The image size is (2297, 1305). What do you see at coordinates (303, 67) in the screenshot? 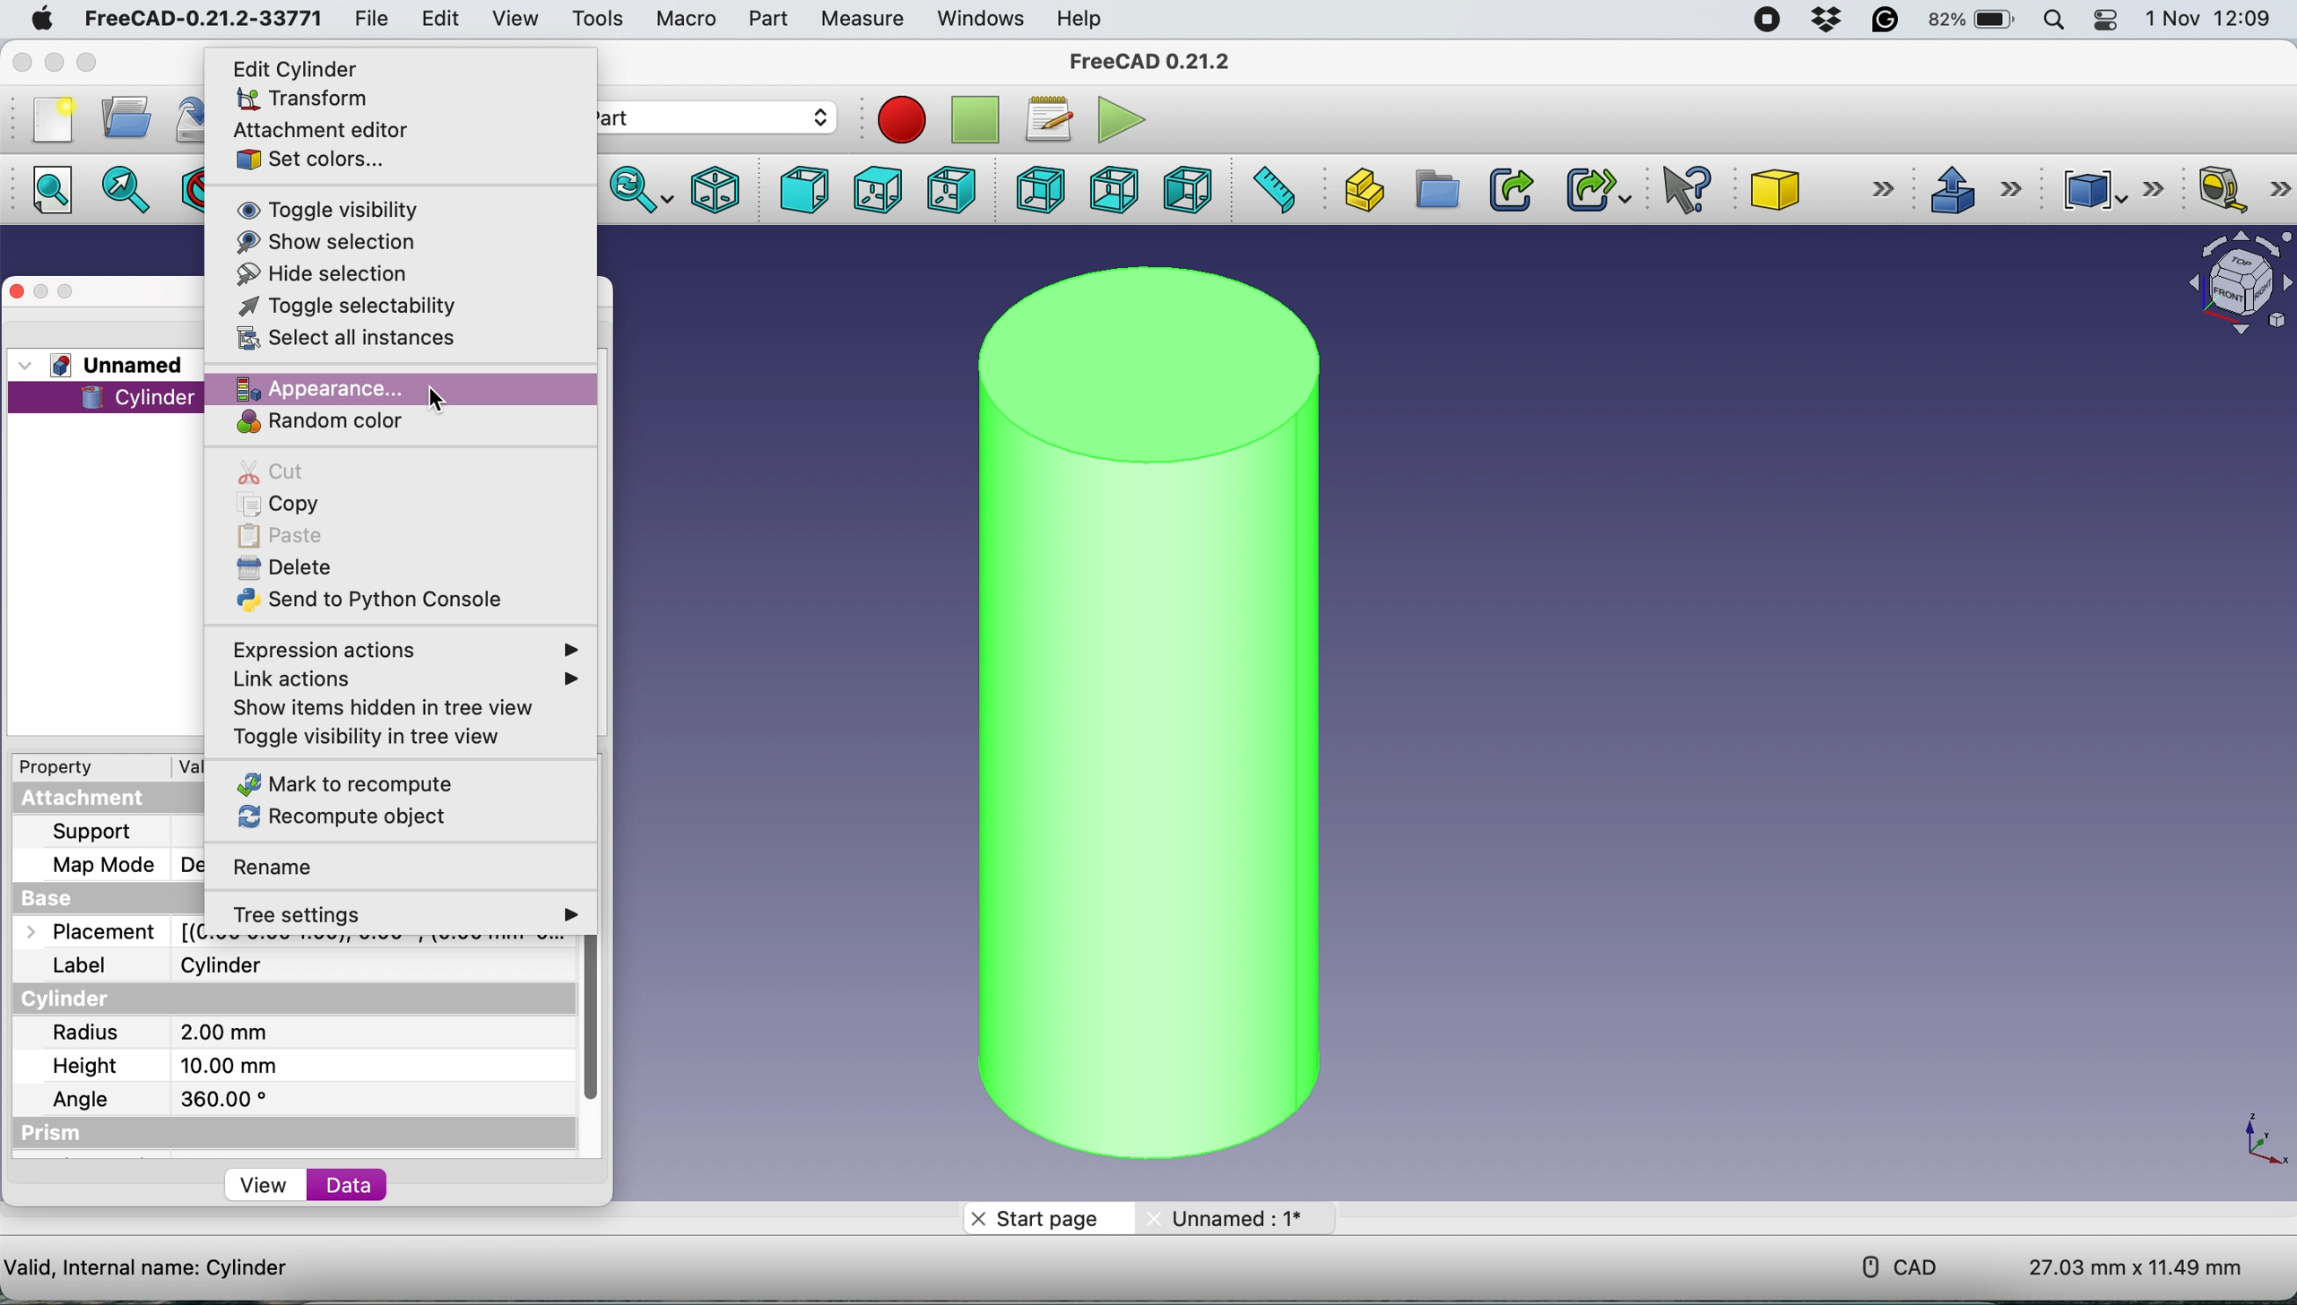
I see `edit cylinder` at bounding box center [303, 67].